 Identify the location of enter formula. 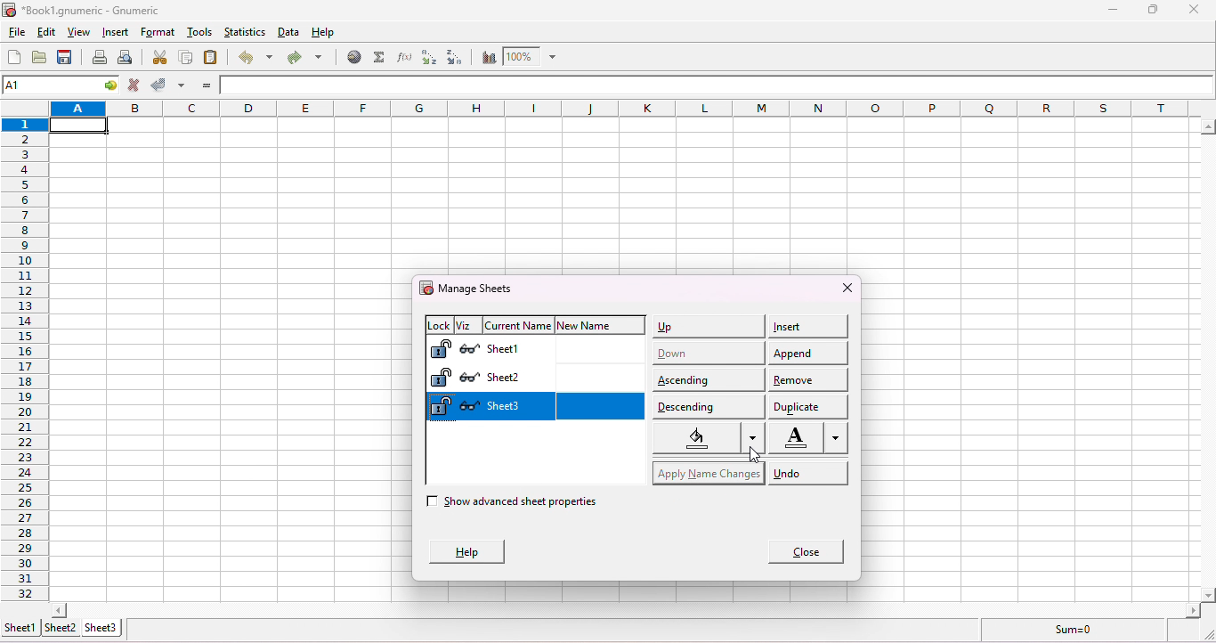
(203, 85).